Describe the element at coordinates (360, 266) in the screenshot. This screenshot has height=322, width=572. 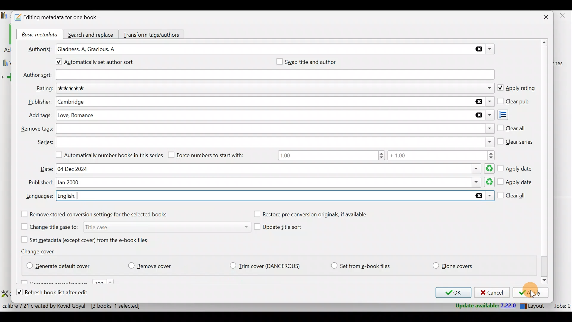
I see `Set from e-book files` at that location.